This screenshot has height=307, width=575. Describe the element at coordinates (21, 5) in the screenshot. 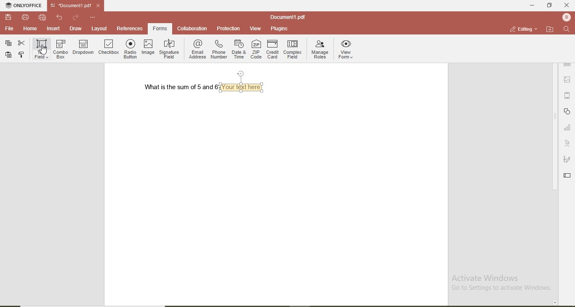

I see `onlyoffice` at that location.